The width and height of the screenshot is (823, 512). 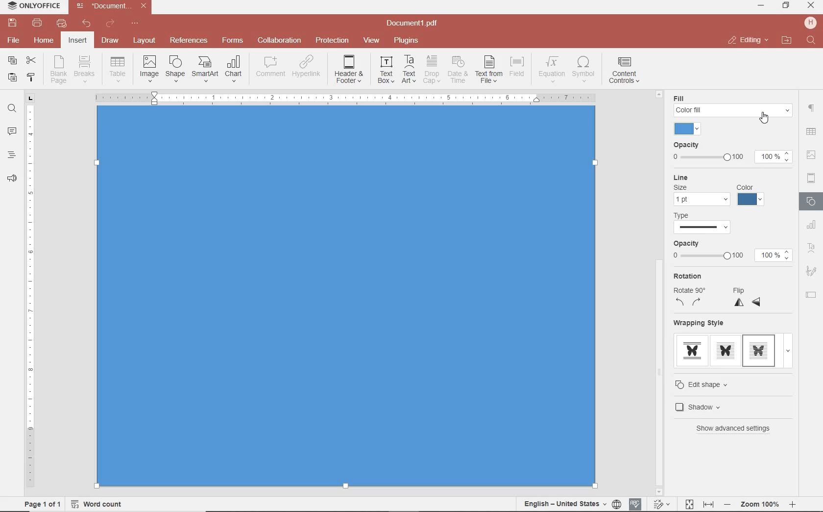 What do you see at coordinates (409, 70) in the screenshot?
I see `INSERT TEXT ART` at bounding box center [409, 70].